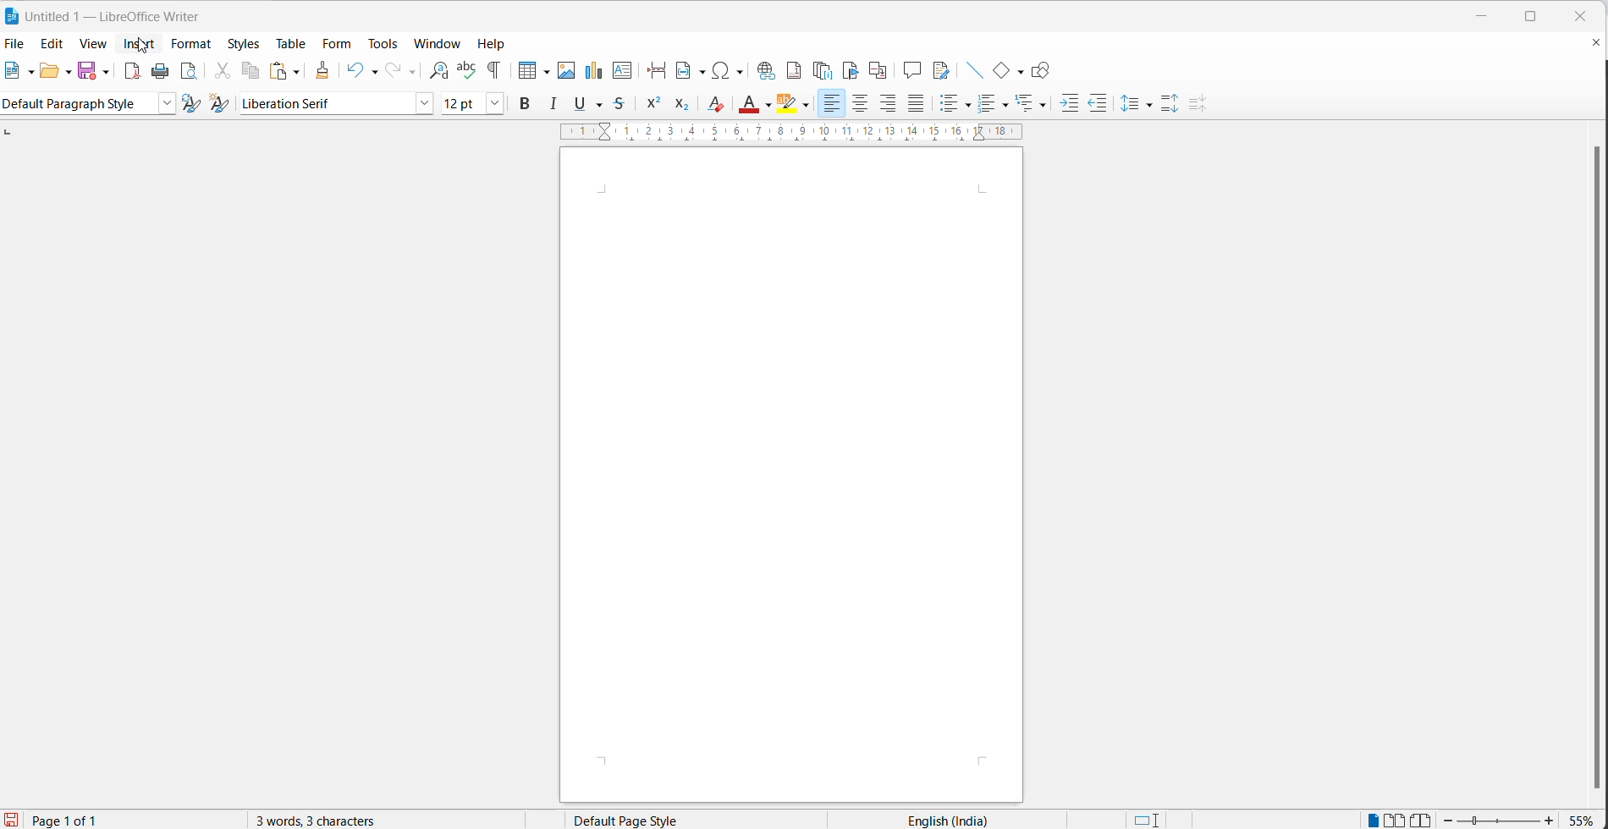 The width and height of the screenshot is (1608, 829). What do you see at coordinates (625, 70) in the screenshot?
I see `insert text` at bounding box center [625, 70].